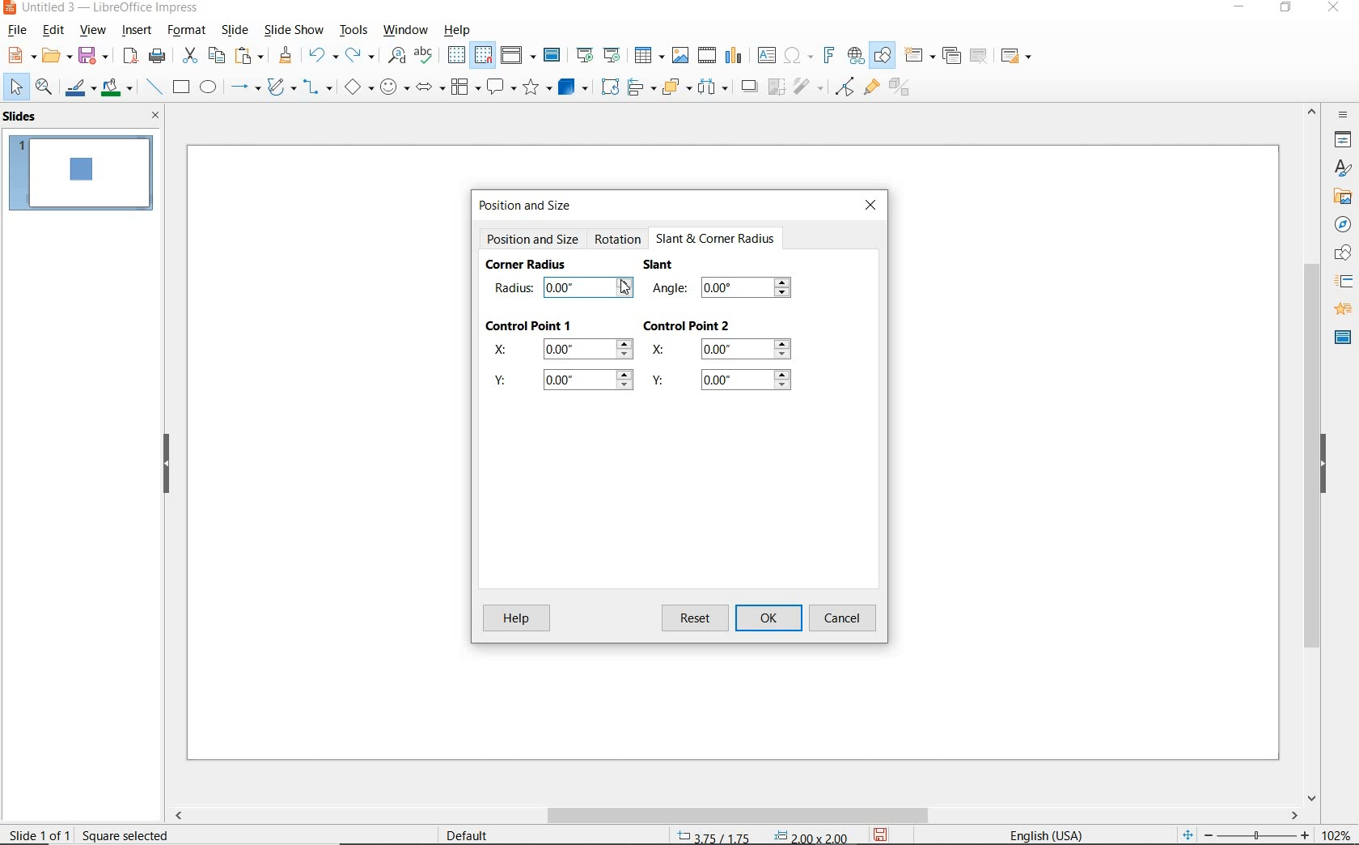 The height and width of the screenshot is (845, 1359). Describe the element at coordinates (618, 241) in the screenshot. I see `ROTATION` at that location.